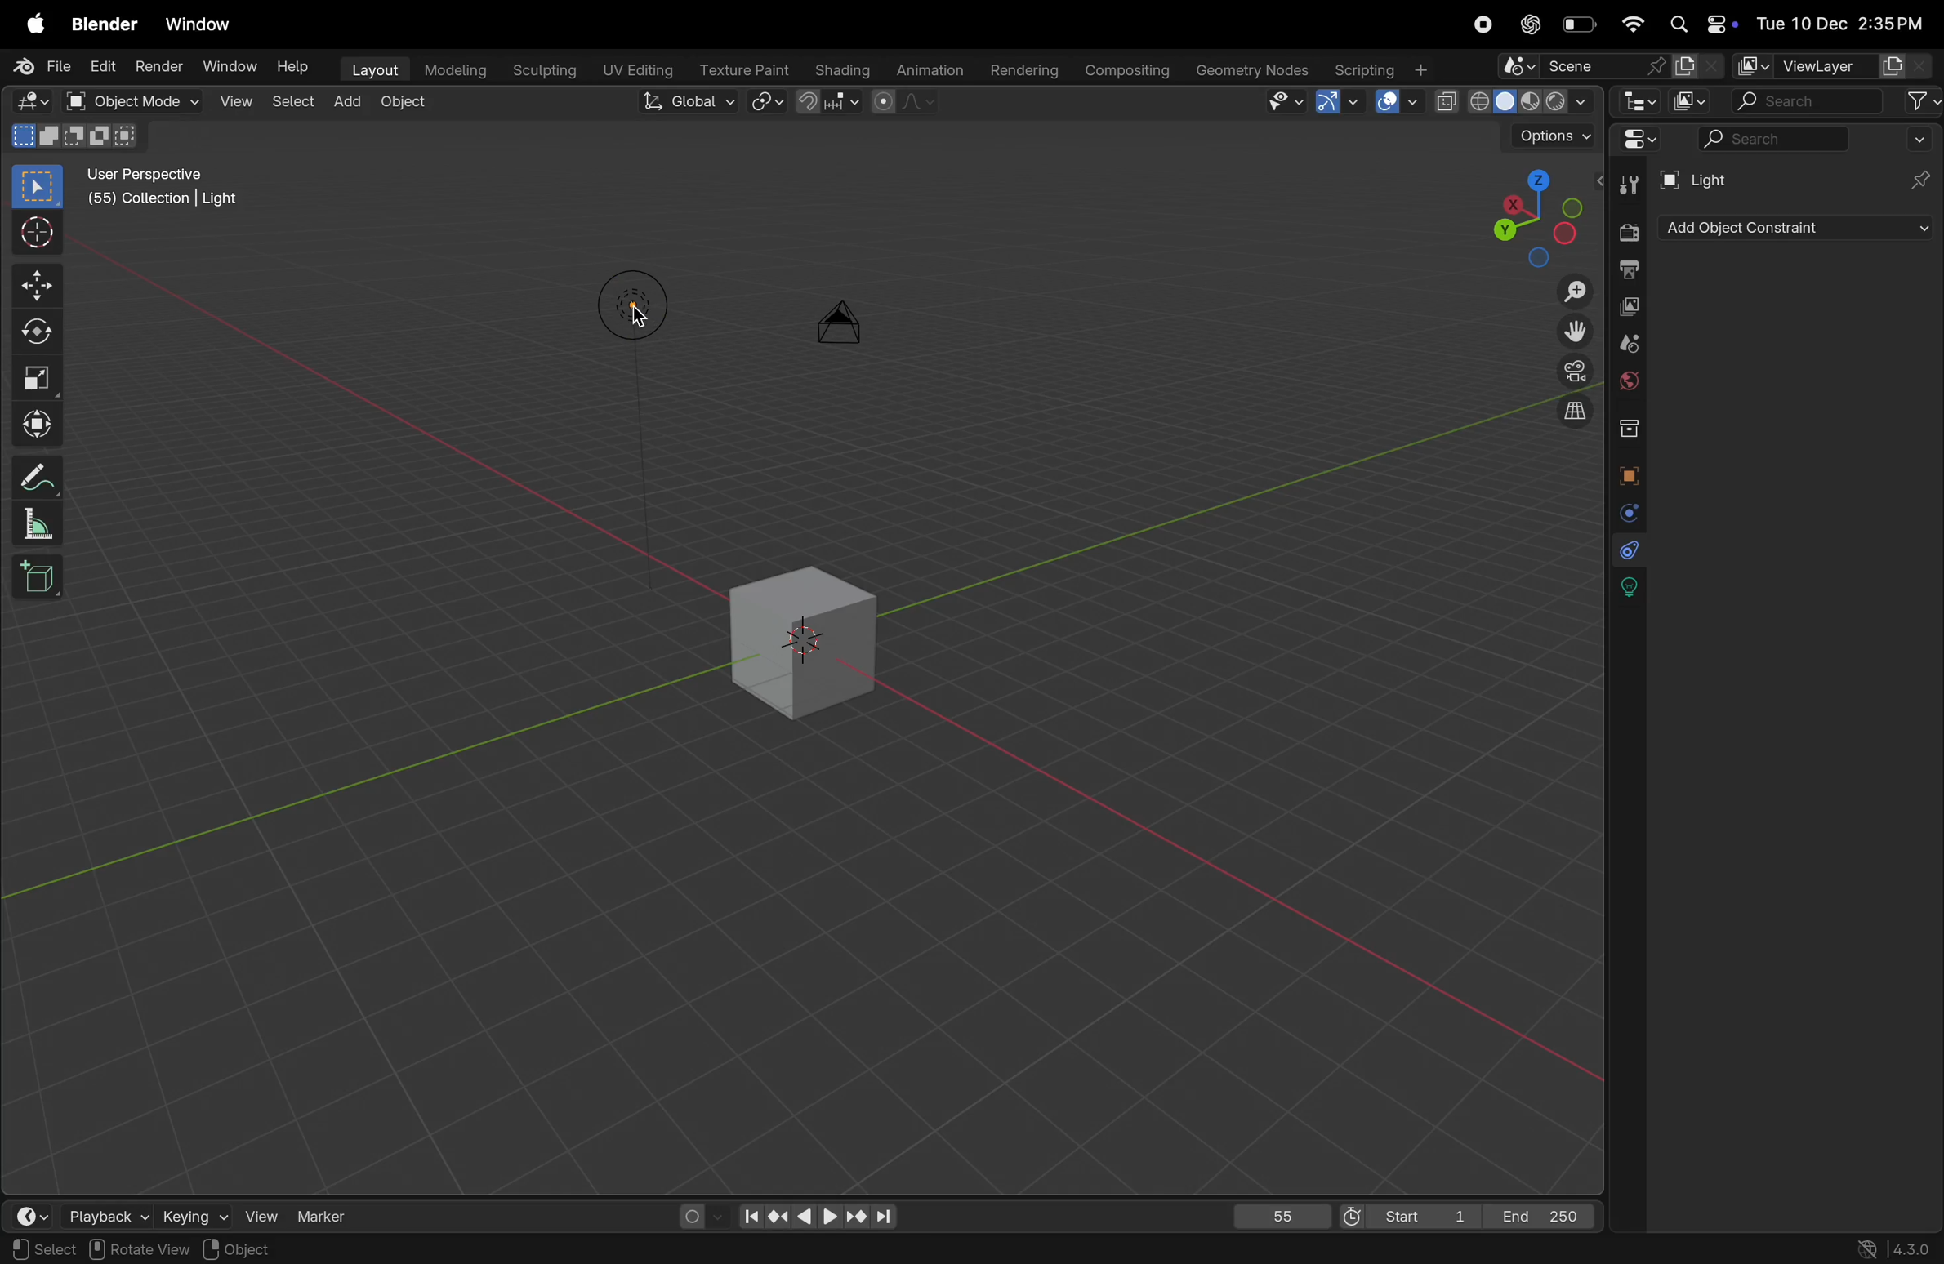  I want to click on End, so click(1547, 1216).